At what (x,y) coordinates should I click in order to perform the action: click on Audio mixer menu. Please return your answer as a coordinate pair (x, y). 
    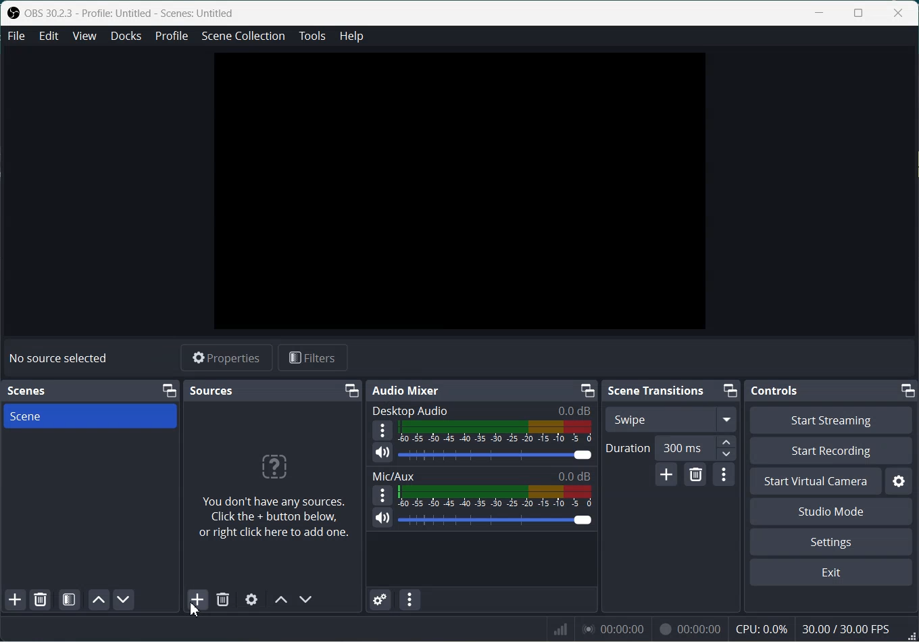
    Looking at the image, I should click on (409, 599).